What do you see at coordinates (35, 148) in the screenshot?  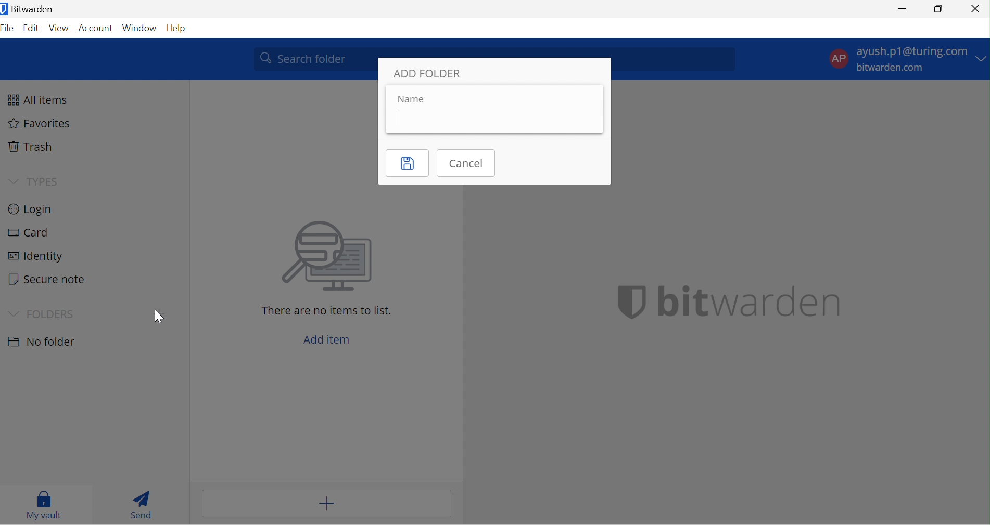 I see `Trash` at bounding box center [35, 148].